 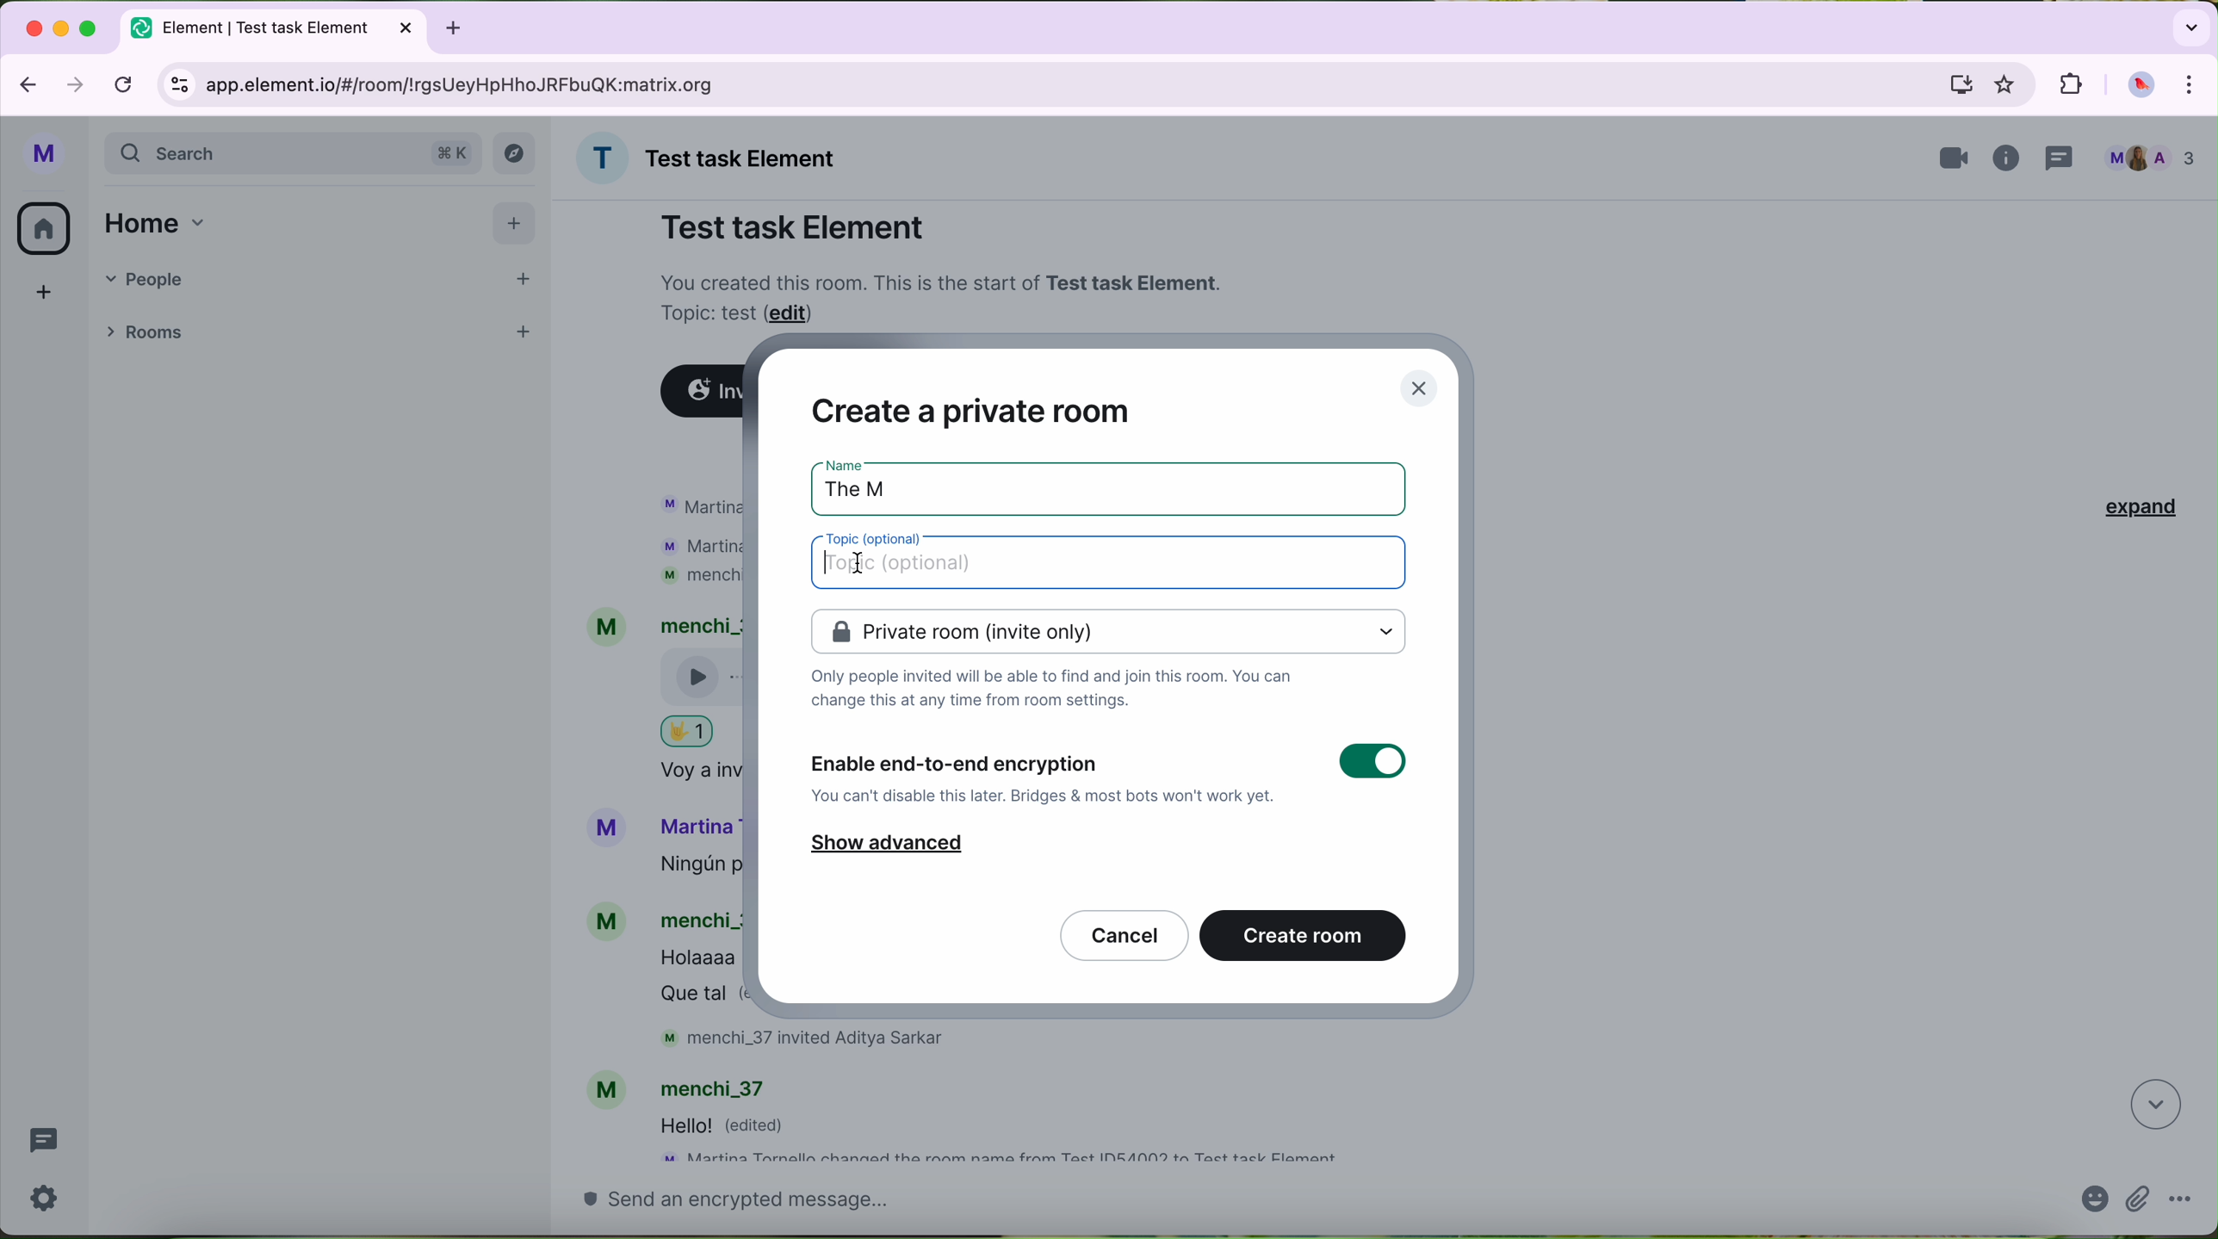 What do you see at coordinates (2068, 83) in the screenshot?
I see `extensions` at bounding box center [2068, 83].